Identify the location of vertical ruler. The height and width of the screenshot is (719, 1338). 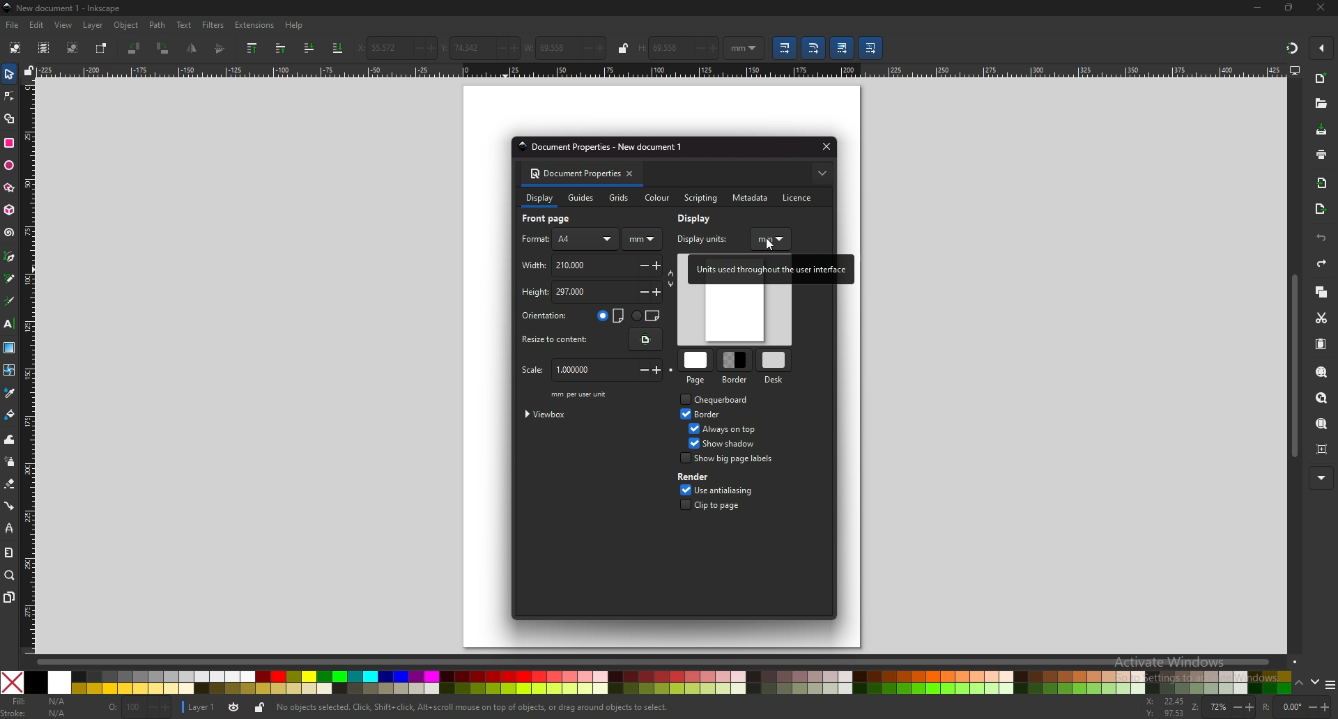
(28, 364).